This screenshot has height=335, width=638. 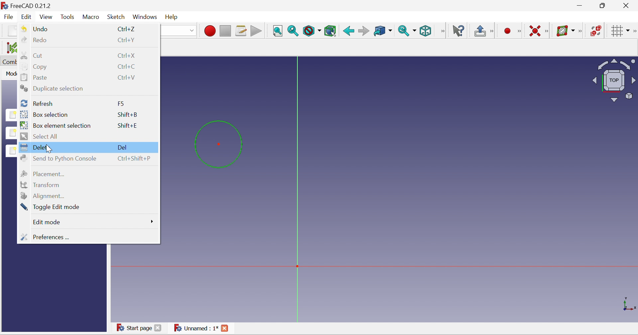 I want to click on Stop macro recording, so click(x=225, y=31).